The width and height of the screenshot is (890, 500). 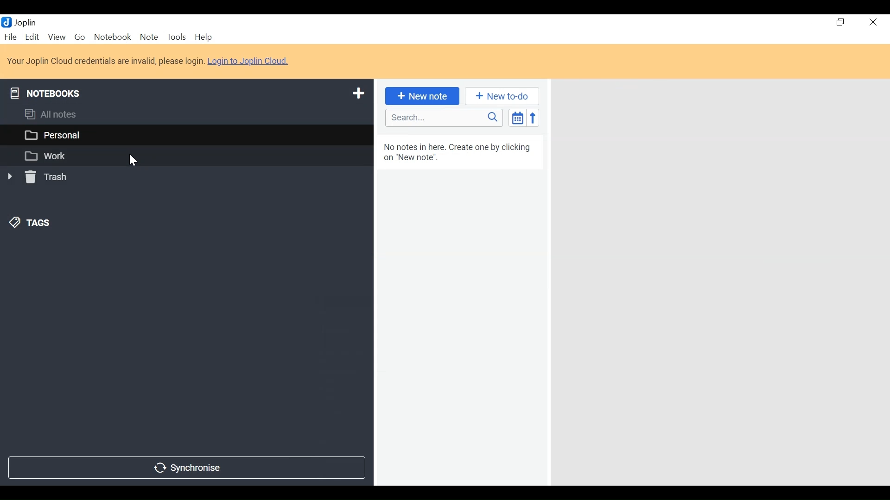 What do you see at coordinates (840, 22) in the screenshot?
I see `Restore` at bounding box center [840, 22].